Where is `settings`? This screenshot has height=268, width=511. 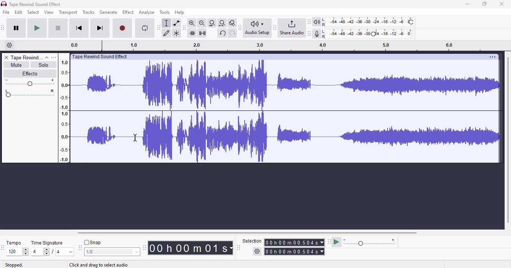 settings is located at coordinates (492, 57).